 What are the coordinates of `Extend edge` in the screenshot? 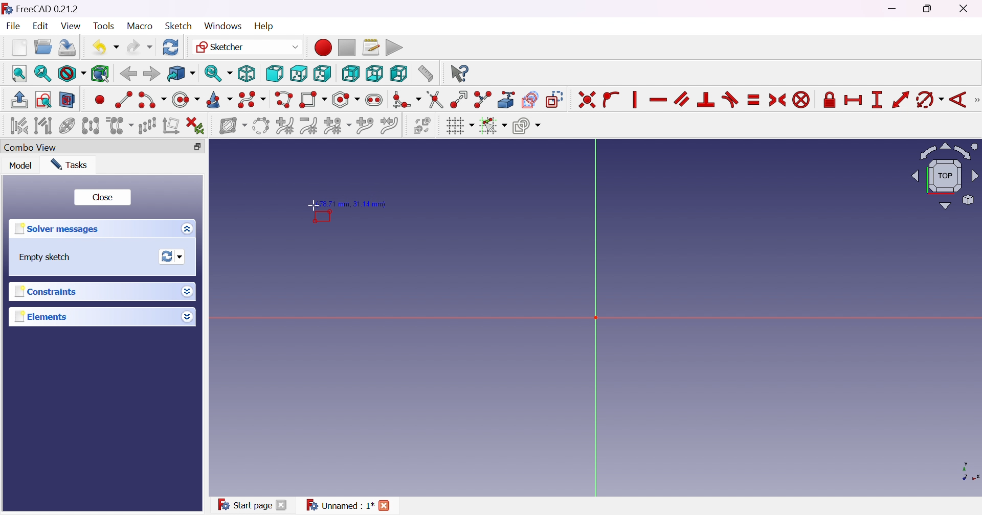 It's located at (460, 101).